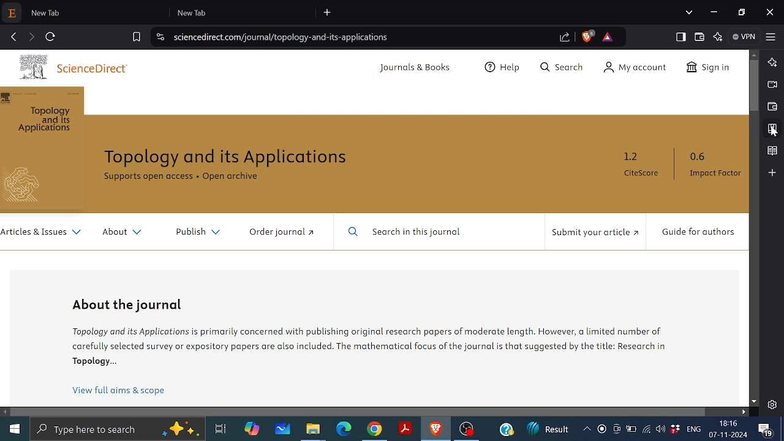  I want to click on Move left, so click(6, 412).